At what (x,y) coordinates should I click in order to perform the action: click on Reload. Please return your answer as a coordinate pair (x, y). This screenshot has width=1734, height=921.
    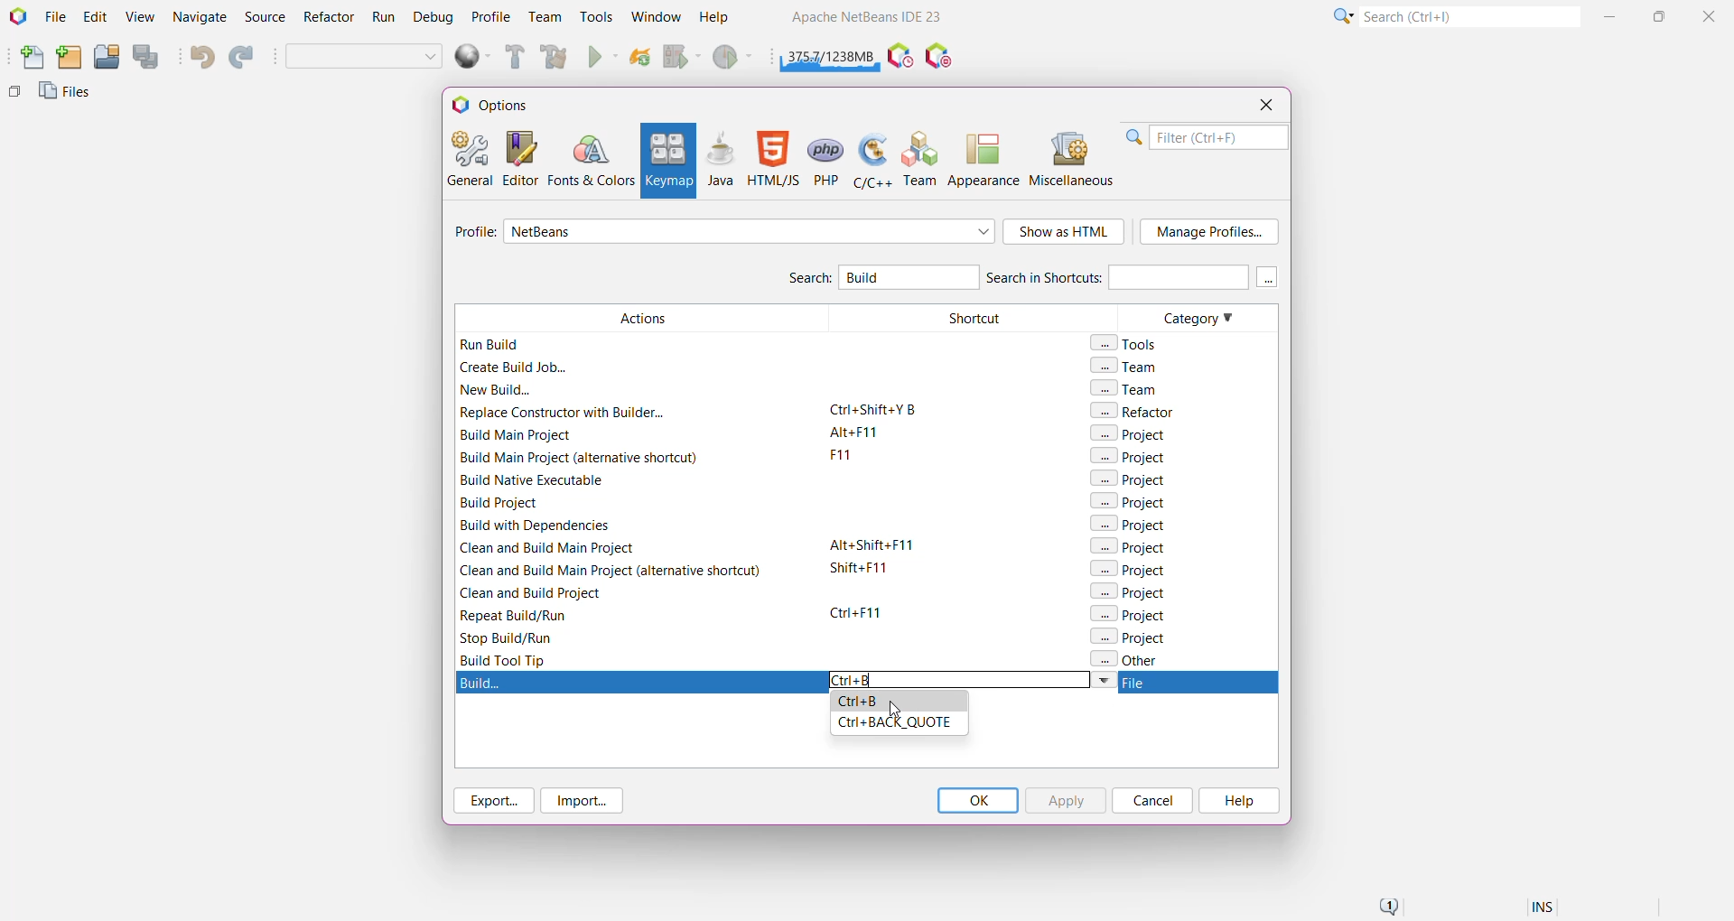
    Looking at the image, I should click on (640, 59).